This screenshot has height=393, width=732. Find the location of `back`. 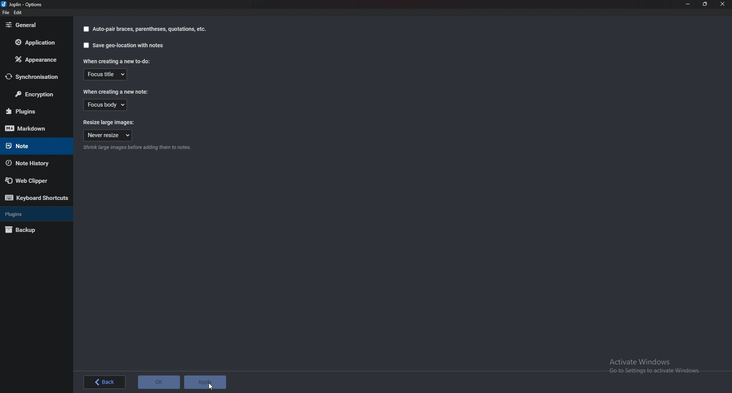

back is located at coordinates (103, 382).